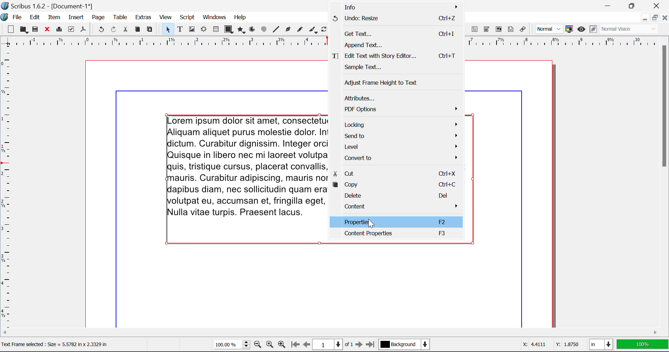  Describe the element at coordinates (665, 182) in the screenshot. I see `Scroll Bar` at that location.